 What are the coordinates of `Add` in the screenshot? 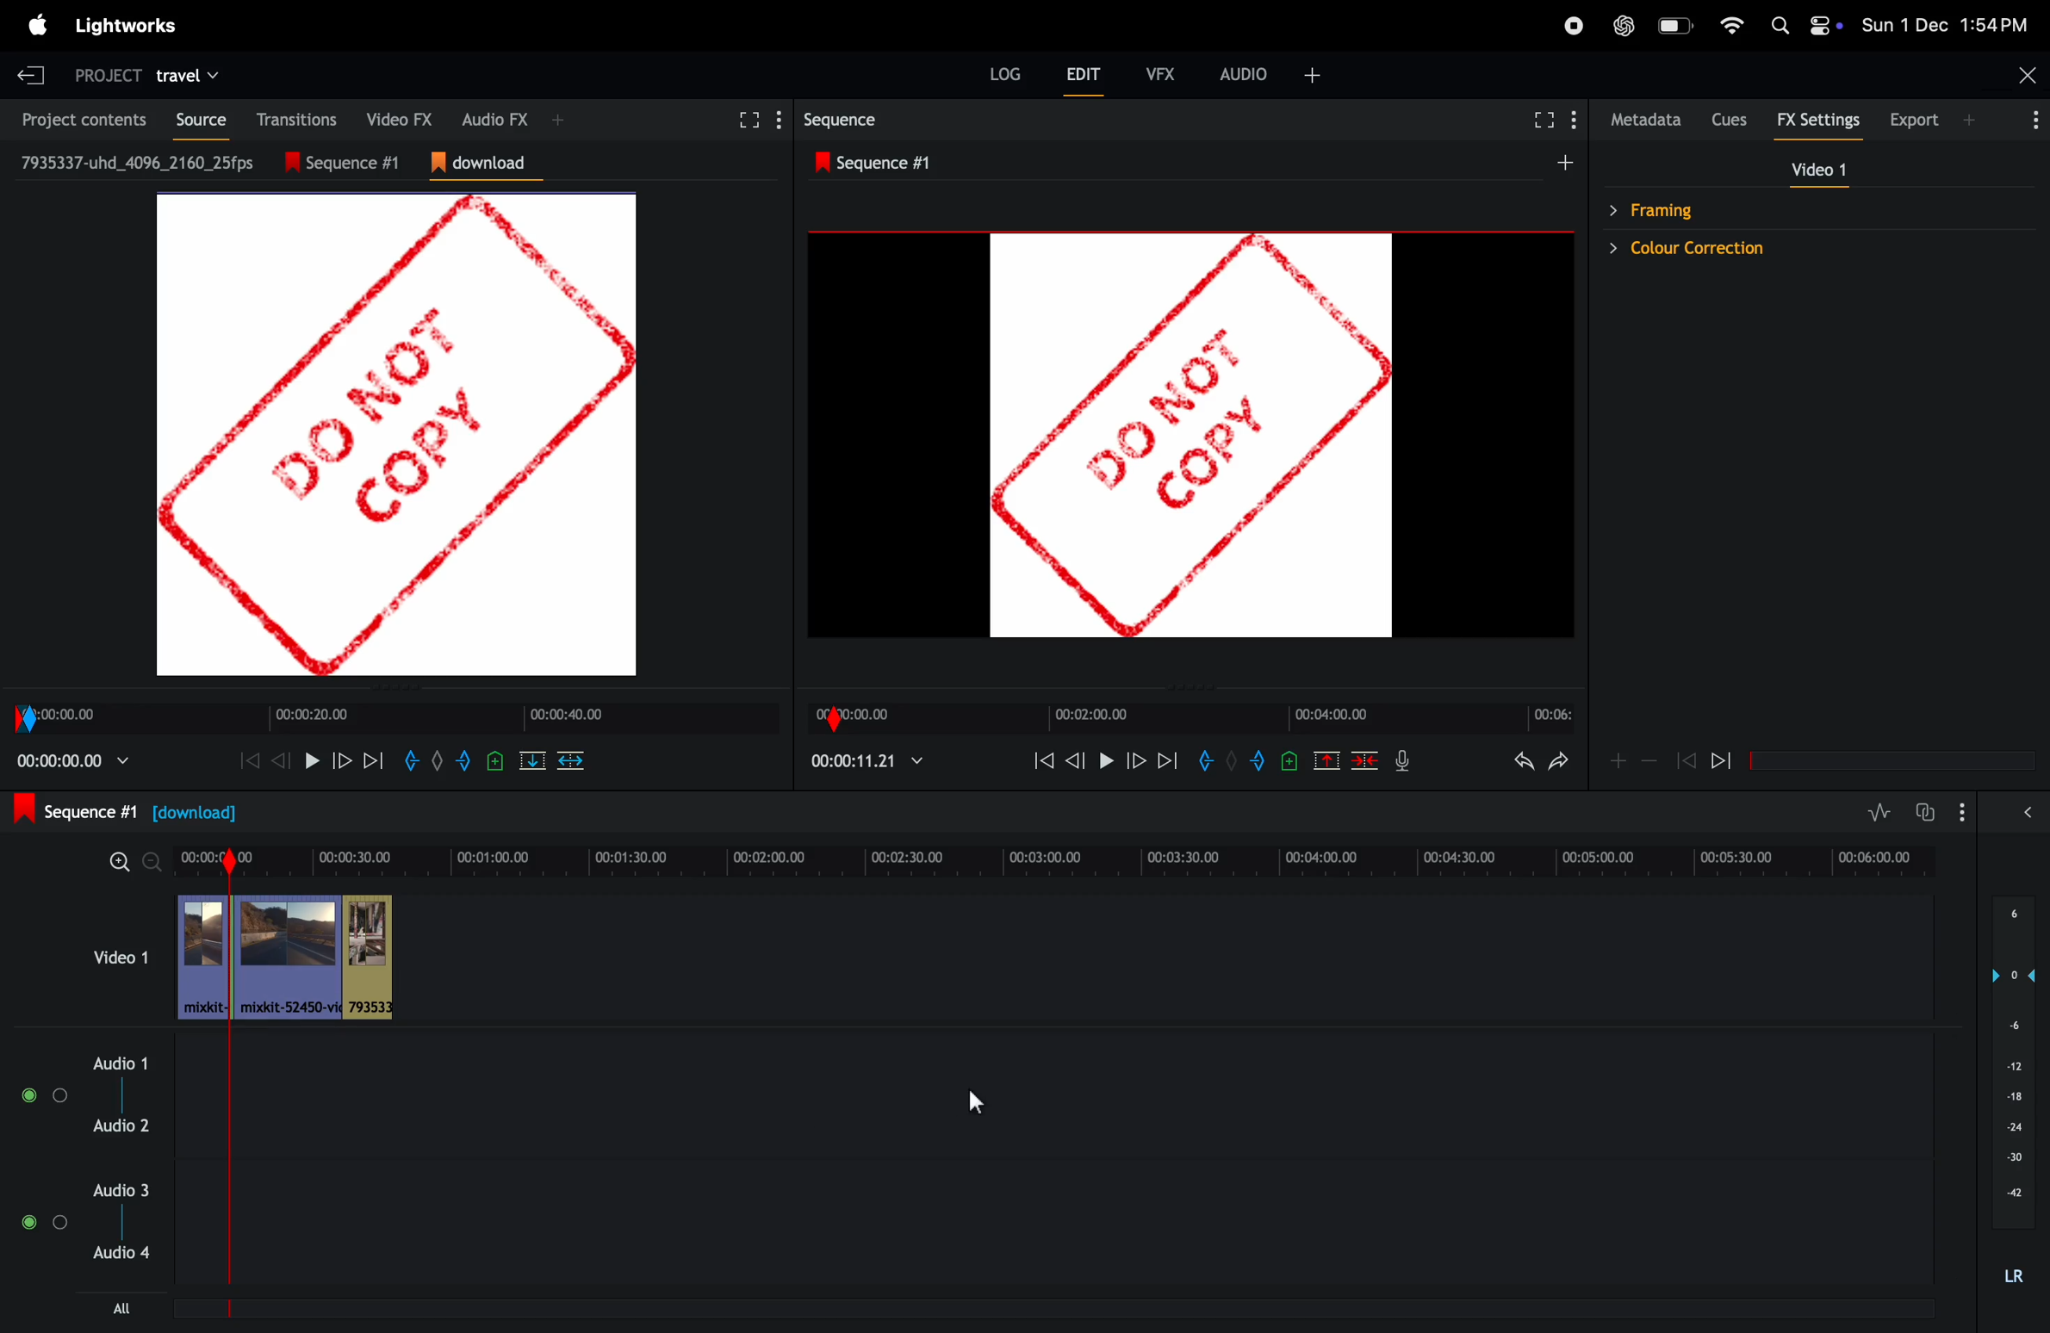 It's located at (558, 120).